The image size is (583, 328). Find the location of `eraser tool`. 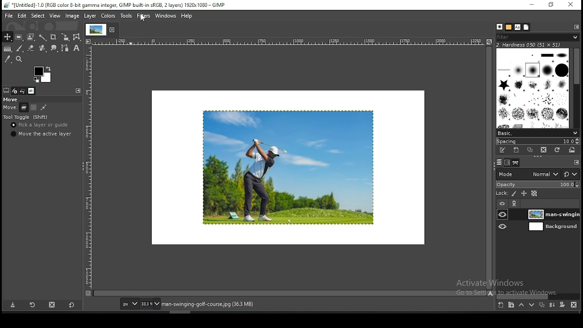

eraser tool is located at coordinates (31, 49).